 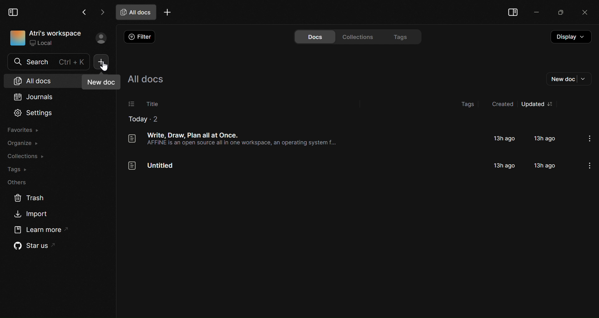 What do you see at coordinates (501, 105) in the screenshot?
I see `Created` at bounding box center [501, 105].